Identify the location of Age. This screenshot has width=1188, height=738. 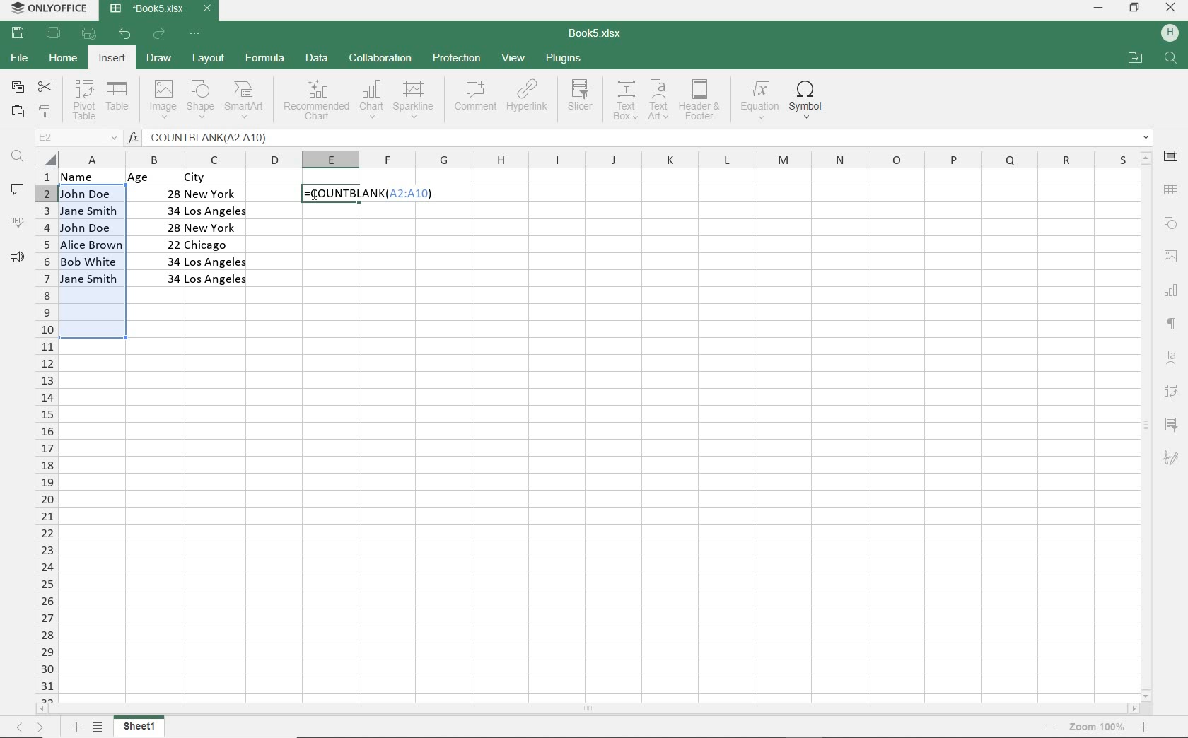
(153, 177).